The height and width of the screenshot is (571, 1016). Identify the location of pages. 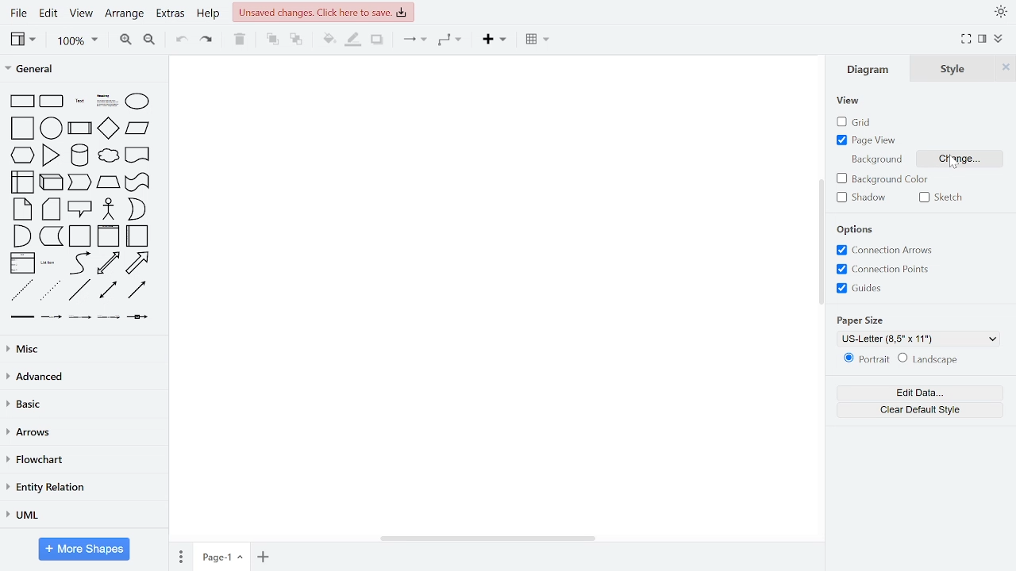
(179, 556).